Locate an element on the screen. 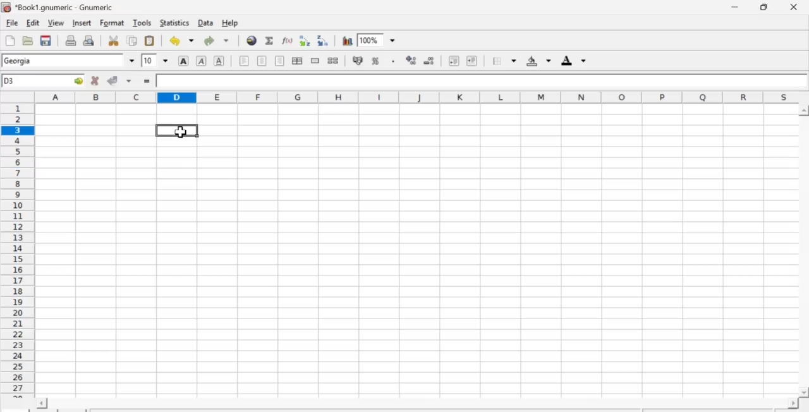  Increase number of decimals is located at coordinates (411, 60).